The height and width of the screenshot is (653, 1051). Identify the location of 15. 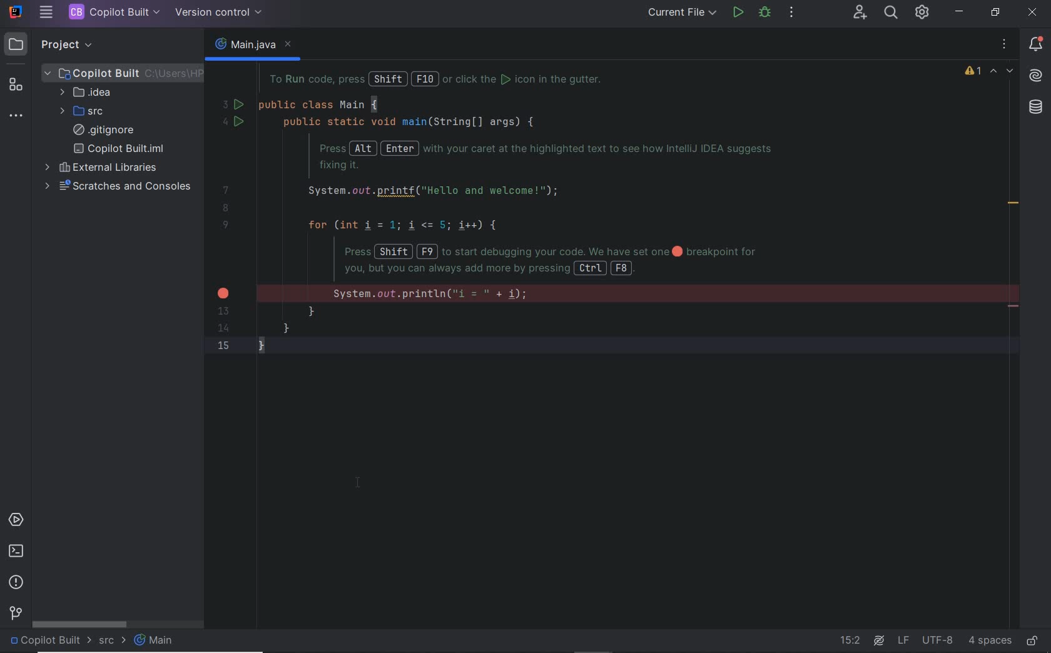
(224, 345).